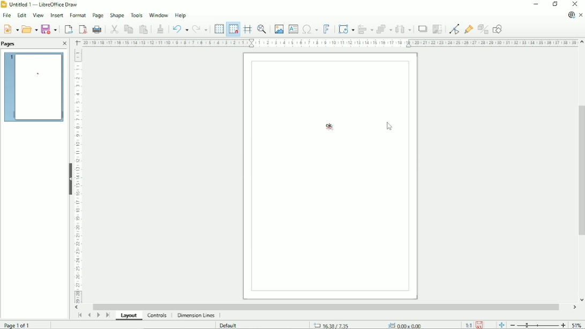  I want to click on Cut, so click(115, 29).